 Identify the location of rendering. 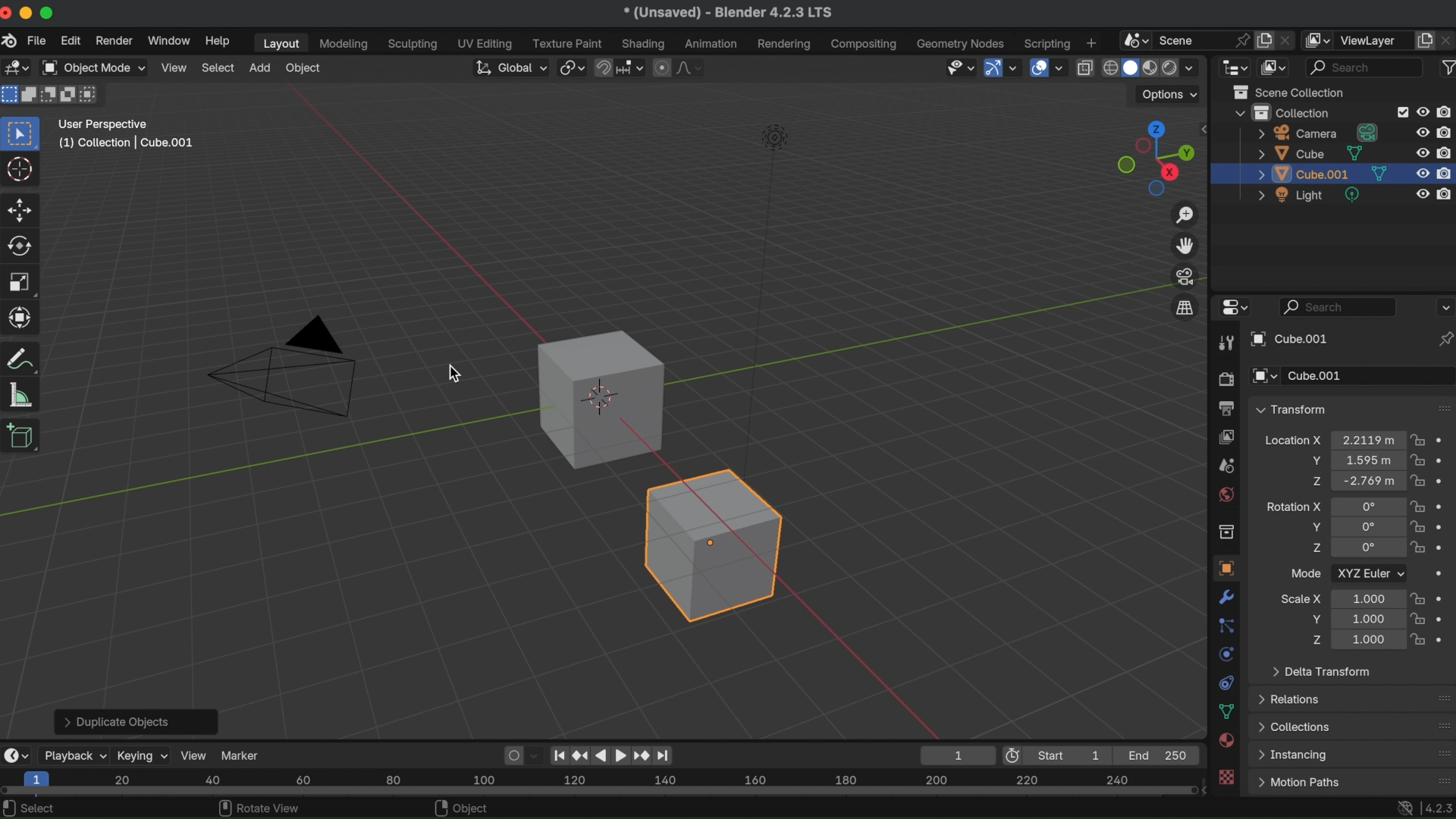
(784, 44).